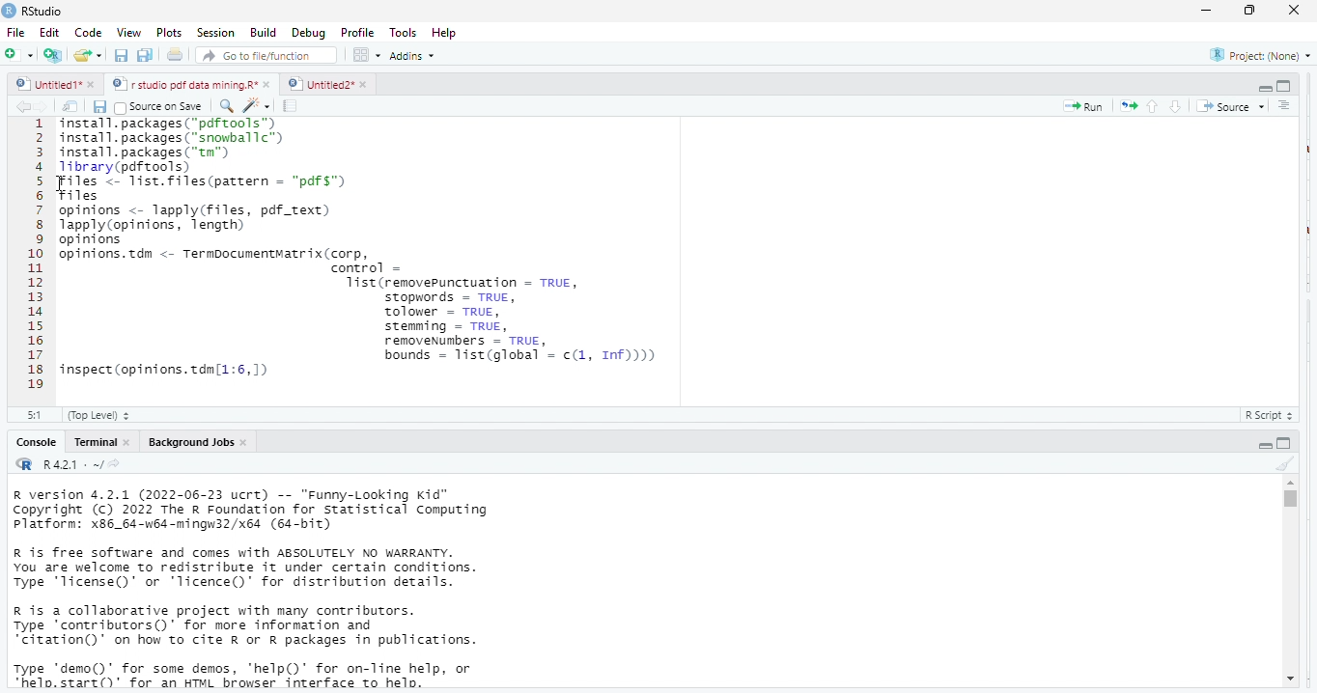 This screenshot has width=1317, height=693. What do you see at coordinates (186, 442) in the screenshot?
I see `background jobs` at bounding box center [186, 442].